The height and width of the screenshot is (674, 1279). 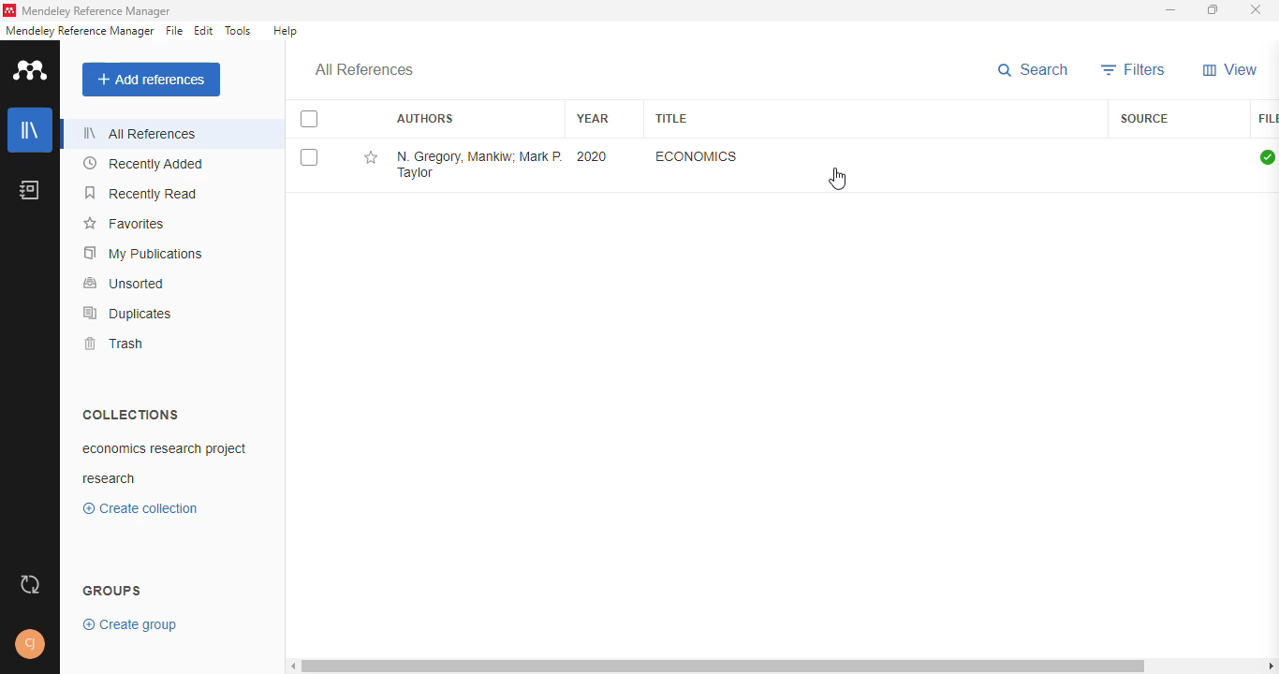 I want to click on search, so click(x=1034, y=70).